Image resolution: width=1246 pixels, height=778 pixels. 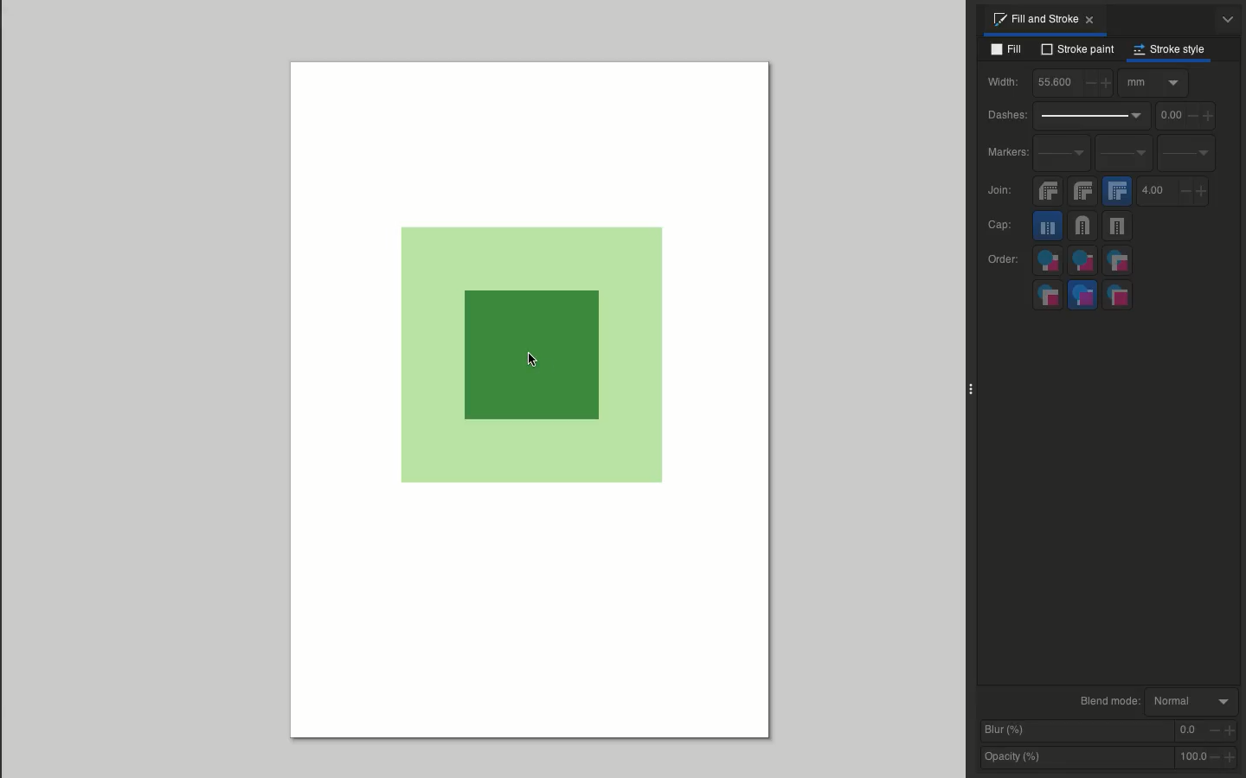 What do you see at coordinates (967, 389) in the screenshot?
I see `Collapse` at bounding box center [967, 389].